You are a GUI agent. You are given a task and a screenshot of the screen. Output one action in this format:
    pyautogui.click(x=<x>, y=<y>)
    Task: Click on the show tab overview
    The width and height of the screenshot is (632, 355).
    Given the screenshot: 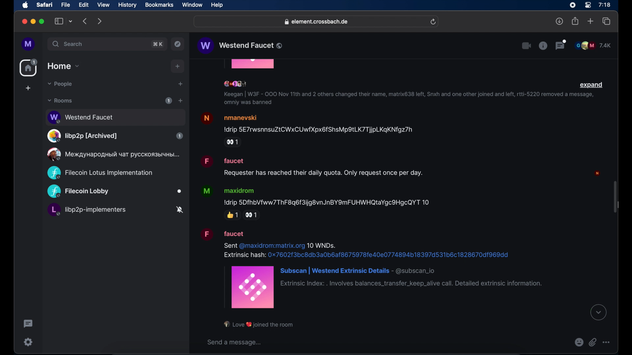 What is the action you would take?
    pyautogui.click(x=607, y=21)
    